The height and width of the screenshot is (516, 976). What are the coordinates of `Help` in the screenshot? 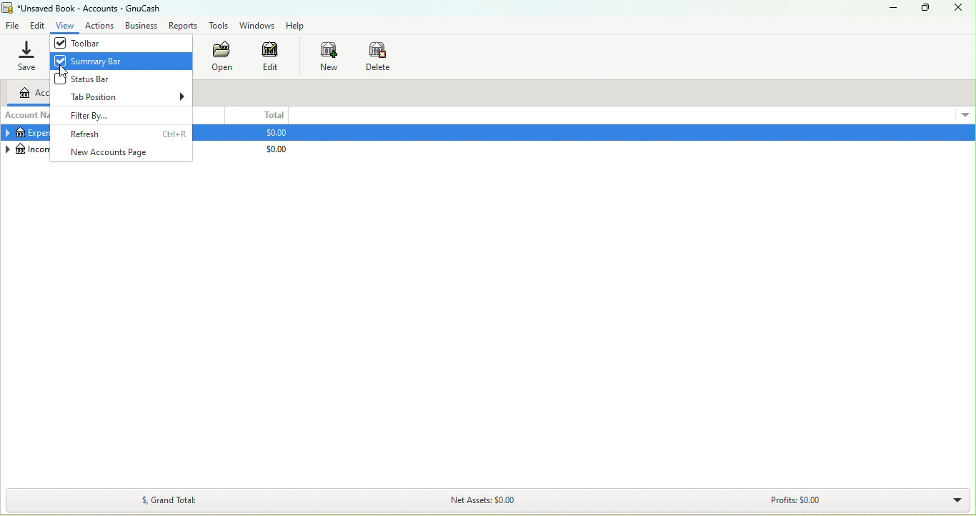 It's located at (297, 26).